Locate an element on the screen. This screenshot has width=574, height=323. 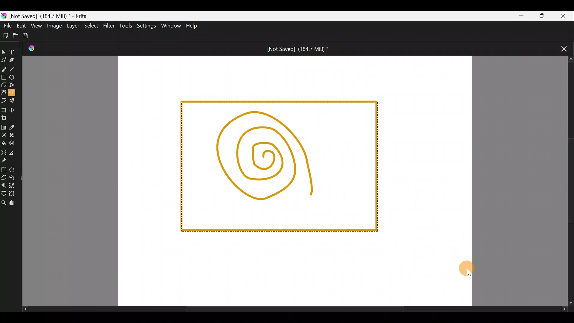
Open existing document is located at coordinates (16, 36).